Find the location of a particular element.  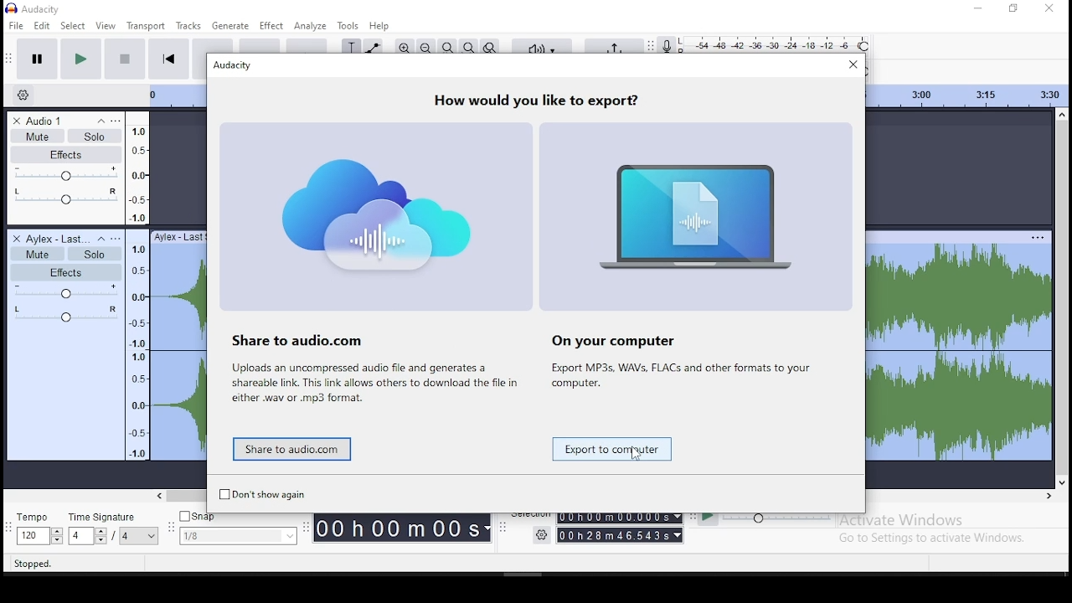

file is located at coordinates (15, 25).